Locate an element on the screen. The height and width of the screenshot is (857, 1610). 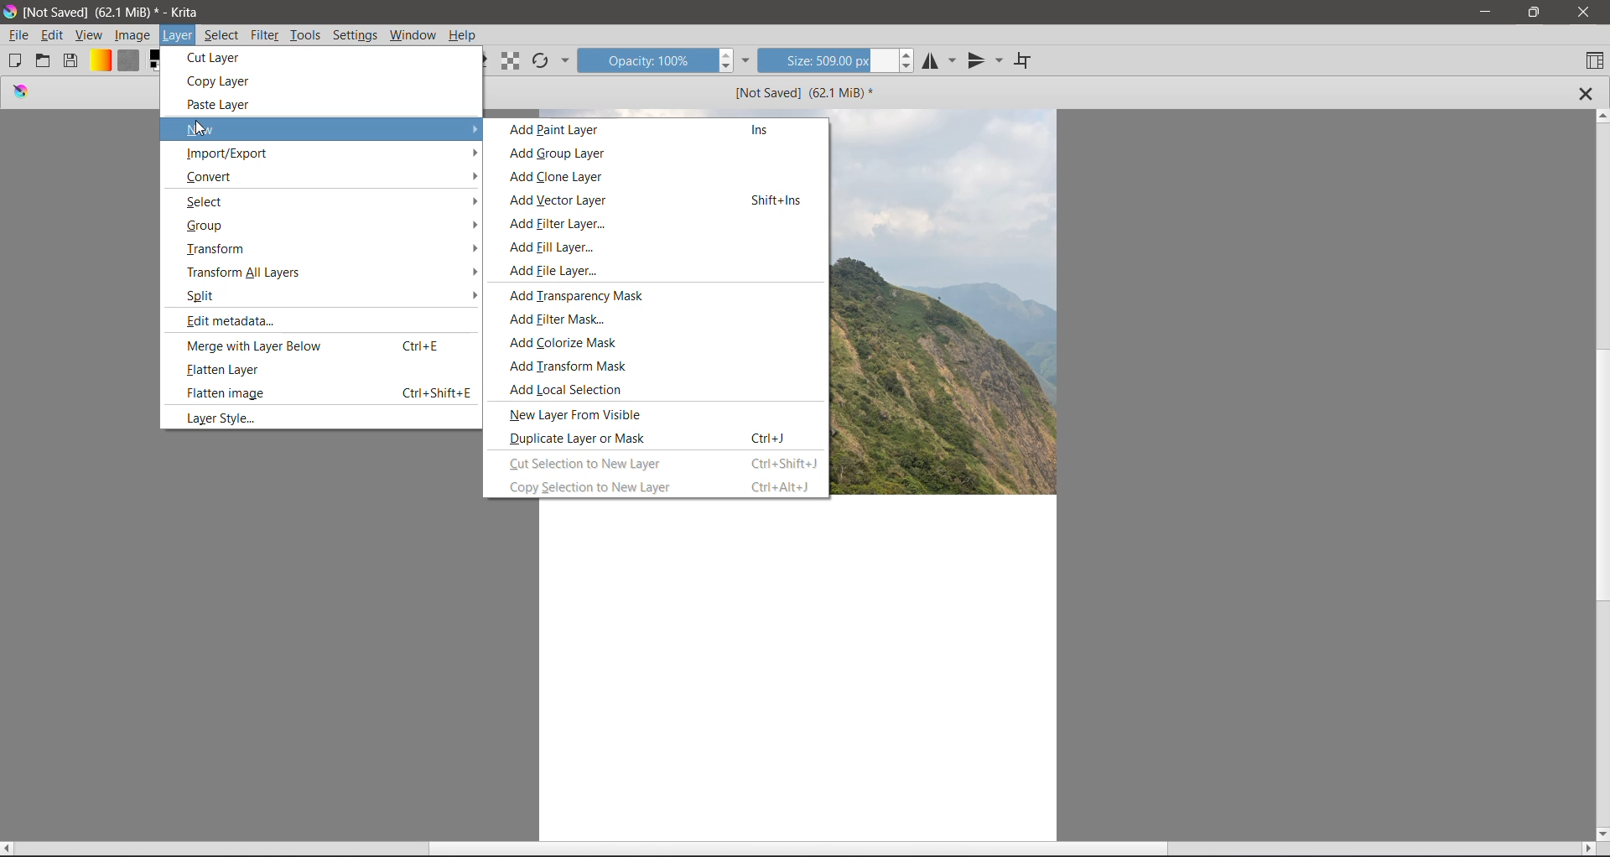
Import /Export is located at coordinates (330, 154).